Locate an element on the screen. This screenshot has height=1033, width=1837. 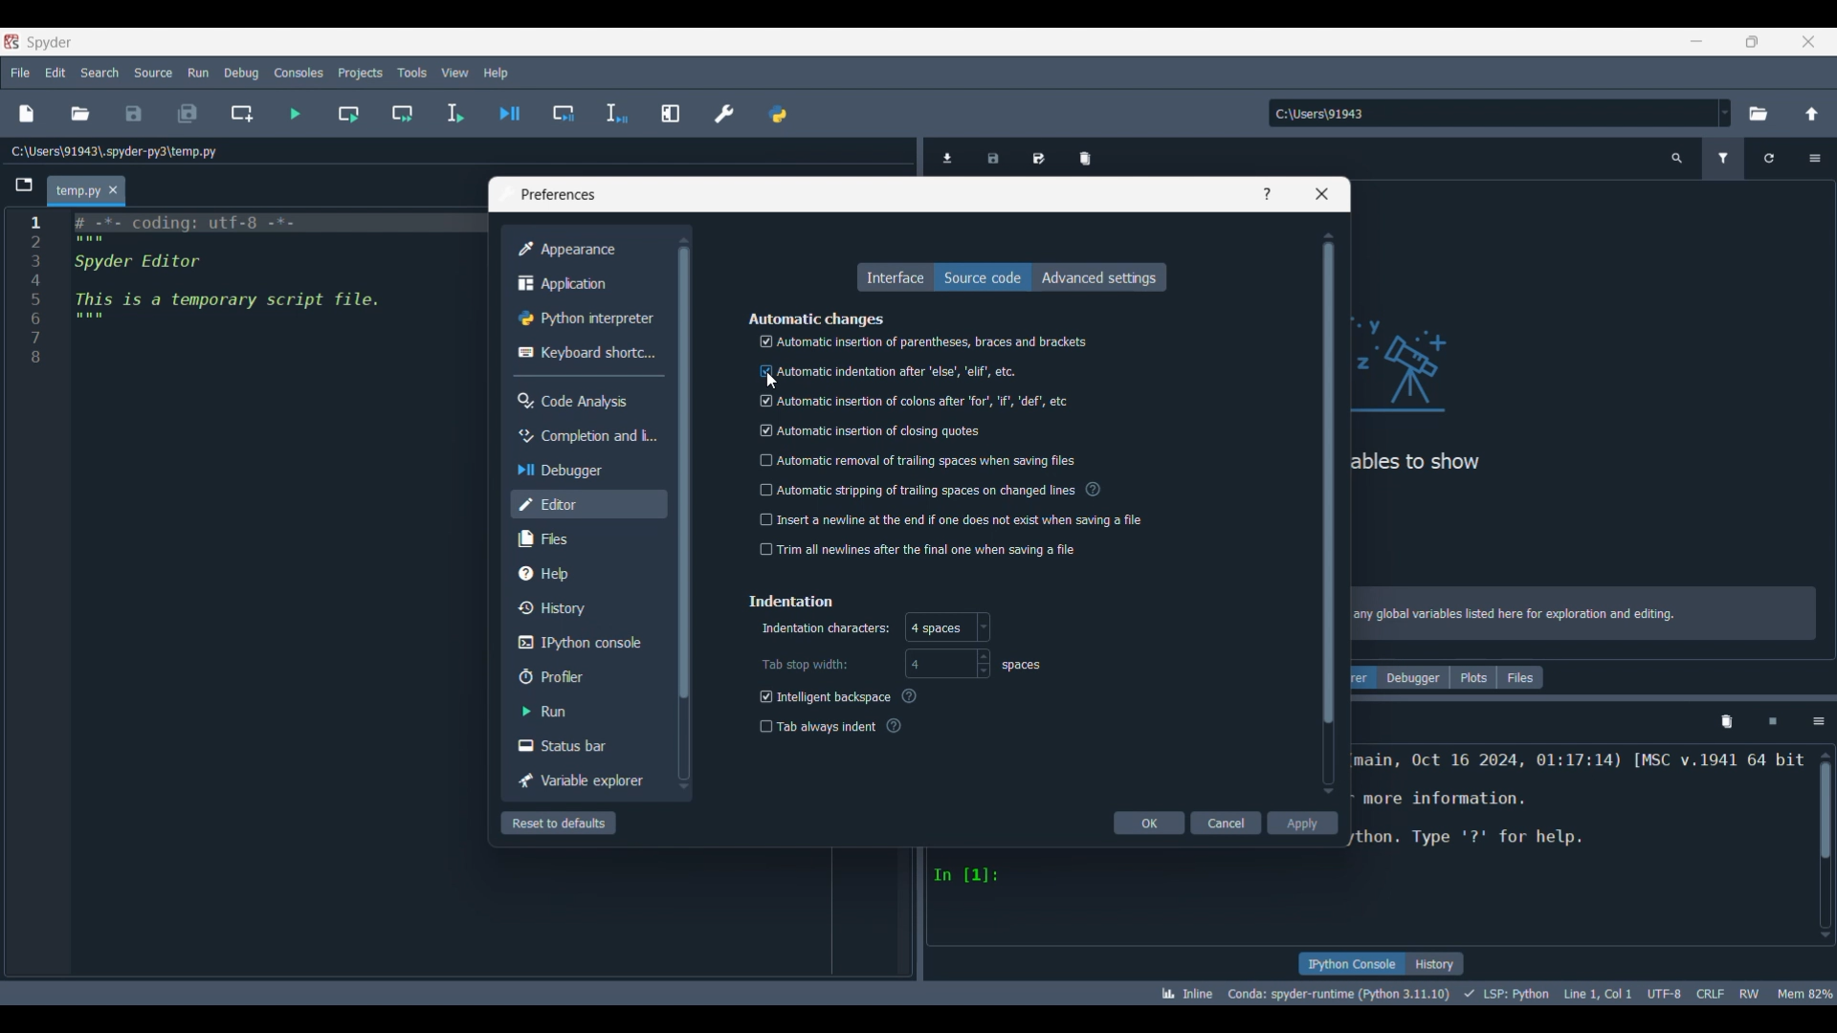
Interface, highlighted as currect selection is located at coordinates (895, 276).